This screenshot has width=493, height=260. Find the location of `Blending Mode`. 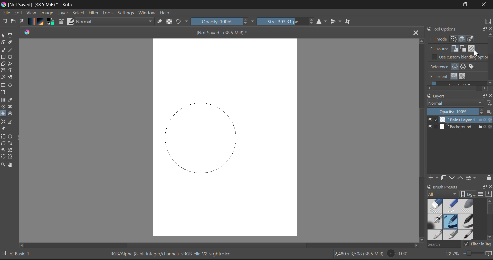

Blending Mode is located at coordinates (115, 22).